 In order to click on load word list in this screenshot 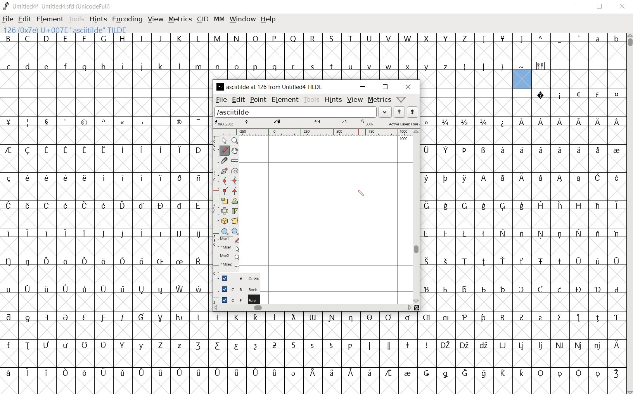, I will do `click(303, 111)`.